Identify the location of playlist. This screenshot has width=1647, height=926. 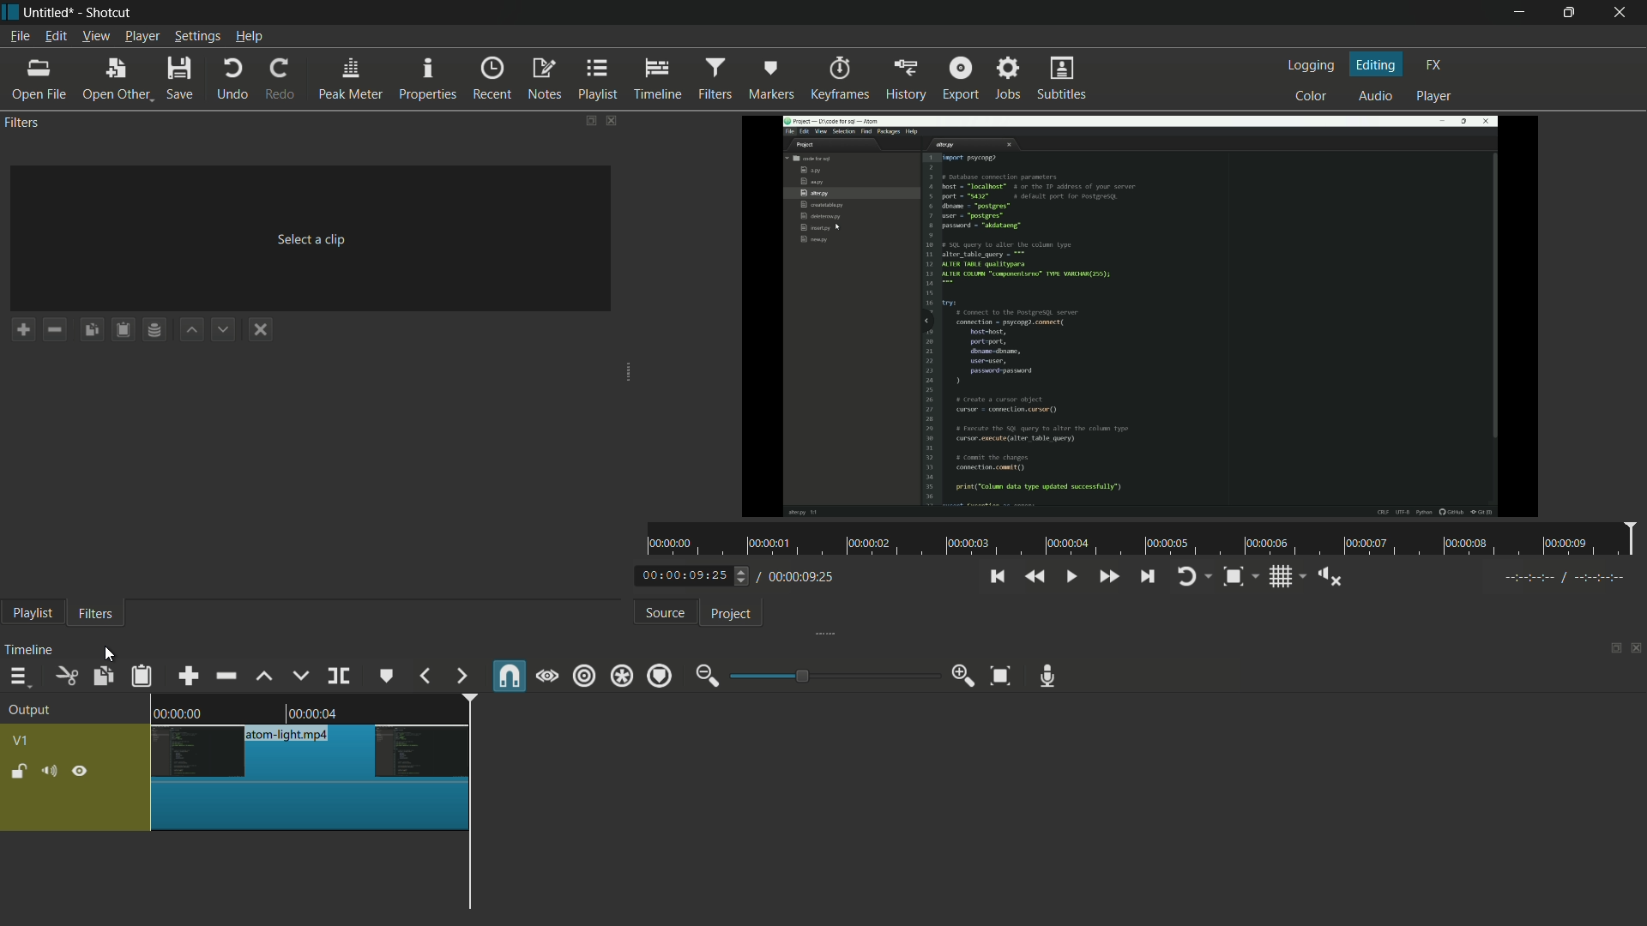
(32, 615).